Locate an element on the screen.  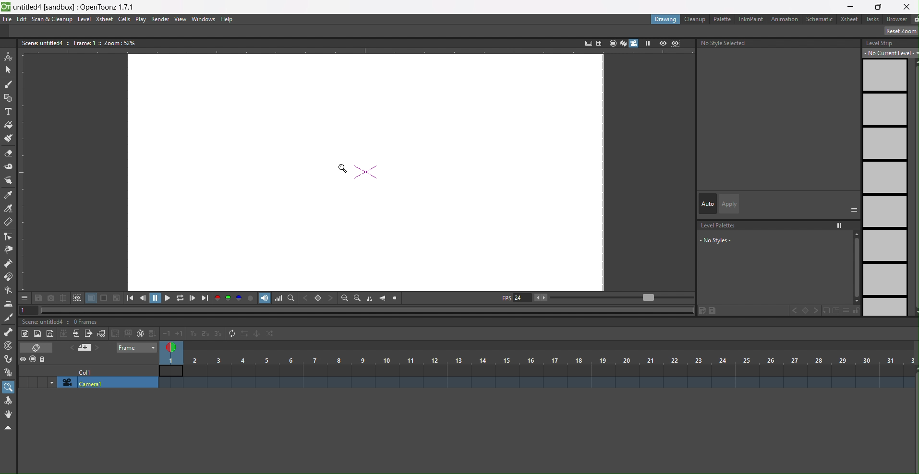
icon is located at coordinates (63, 334).